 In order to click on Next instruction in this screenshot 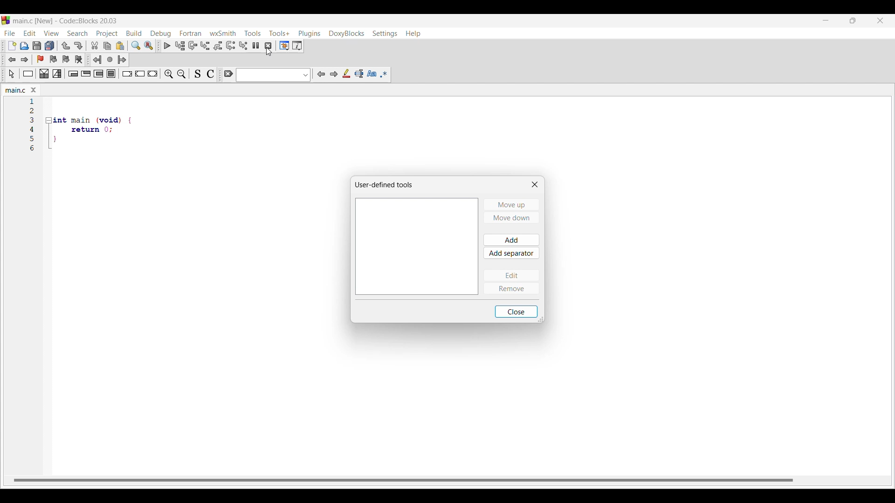, I will do `click(231, 46)`.